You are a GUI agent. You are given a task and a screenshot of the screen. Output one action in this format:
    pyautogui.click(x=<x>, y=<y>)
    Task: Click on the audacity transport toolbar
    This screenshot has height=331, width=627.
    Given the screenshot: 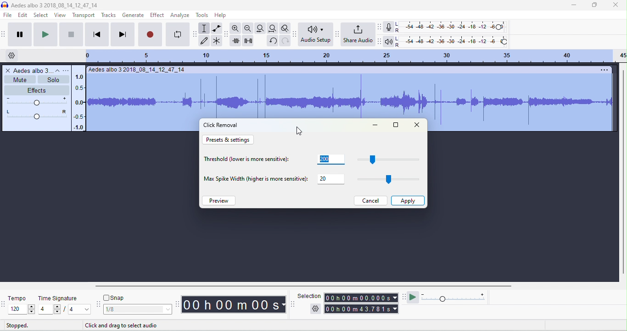 What is the action you would take?
    pyautogui.click(x=4, y=33)
    